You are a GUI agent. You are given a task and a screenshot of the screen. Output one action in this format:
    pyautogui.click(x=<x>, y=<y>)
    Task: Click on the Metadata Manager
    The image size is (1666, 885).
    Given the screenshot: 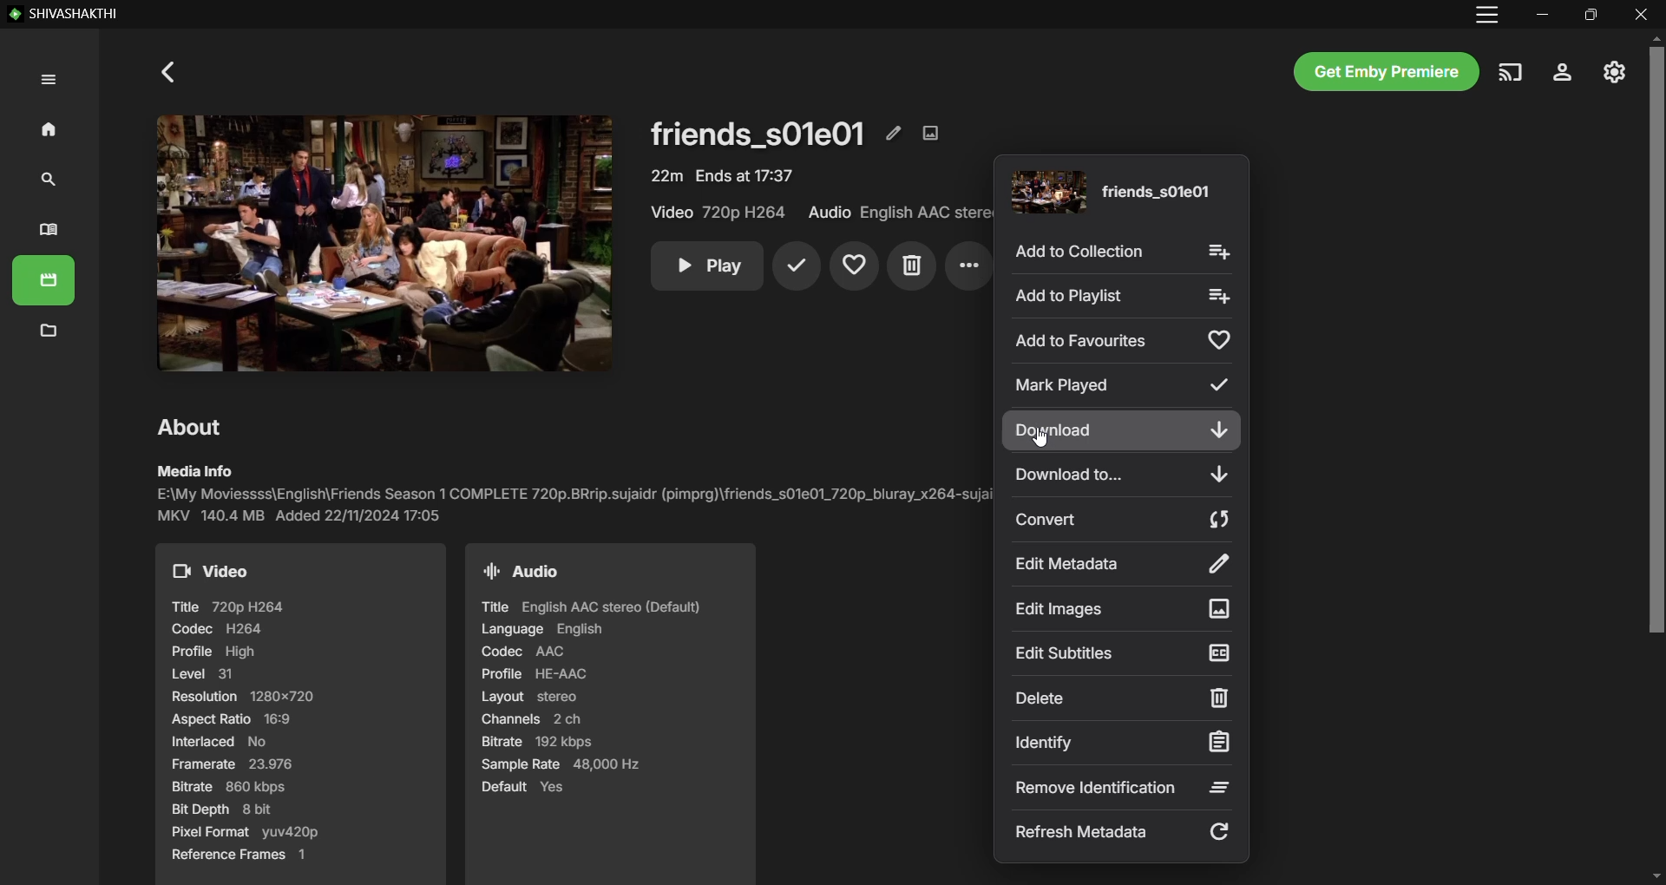 What is the action you would take?
    pyautogui.click(x=48, y=332)
    